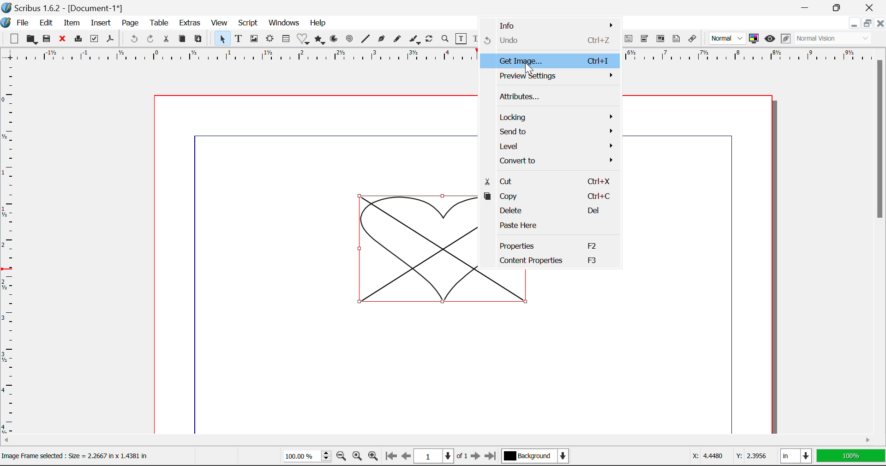 The height and width of the screenshot is (466, 886). What do you see at coordinates (462, 39) in the screenshot?
I see `Edit Contents in Frame` at bounding box center [462, 39].